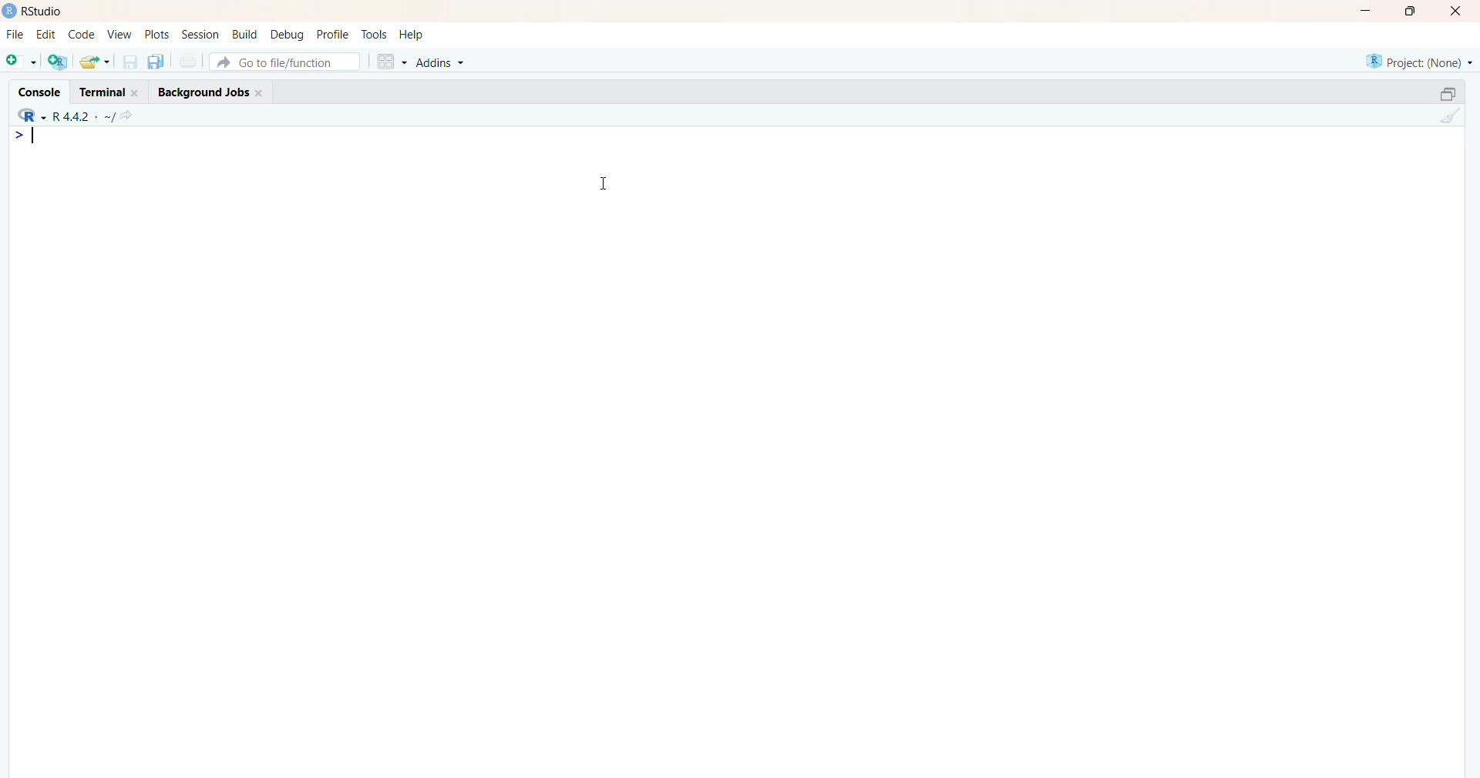 The image size is (1480, 778). What do you see at coordinates (155, 33) in the screenshot?
I see `plots` at bounding box center [155, 33].